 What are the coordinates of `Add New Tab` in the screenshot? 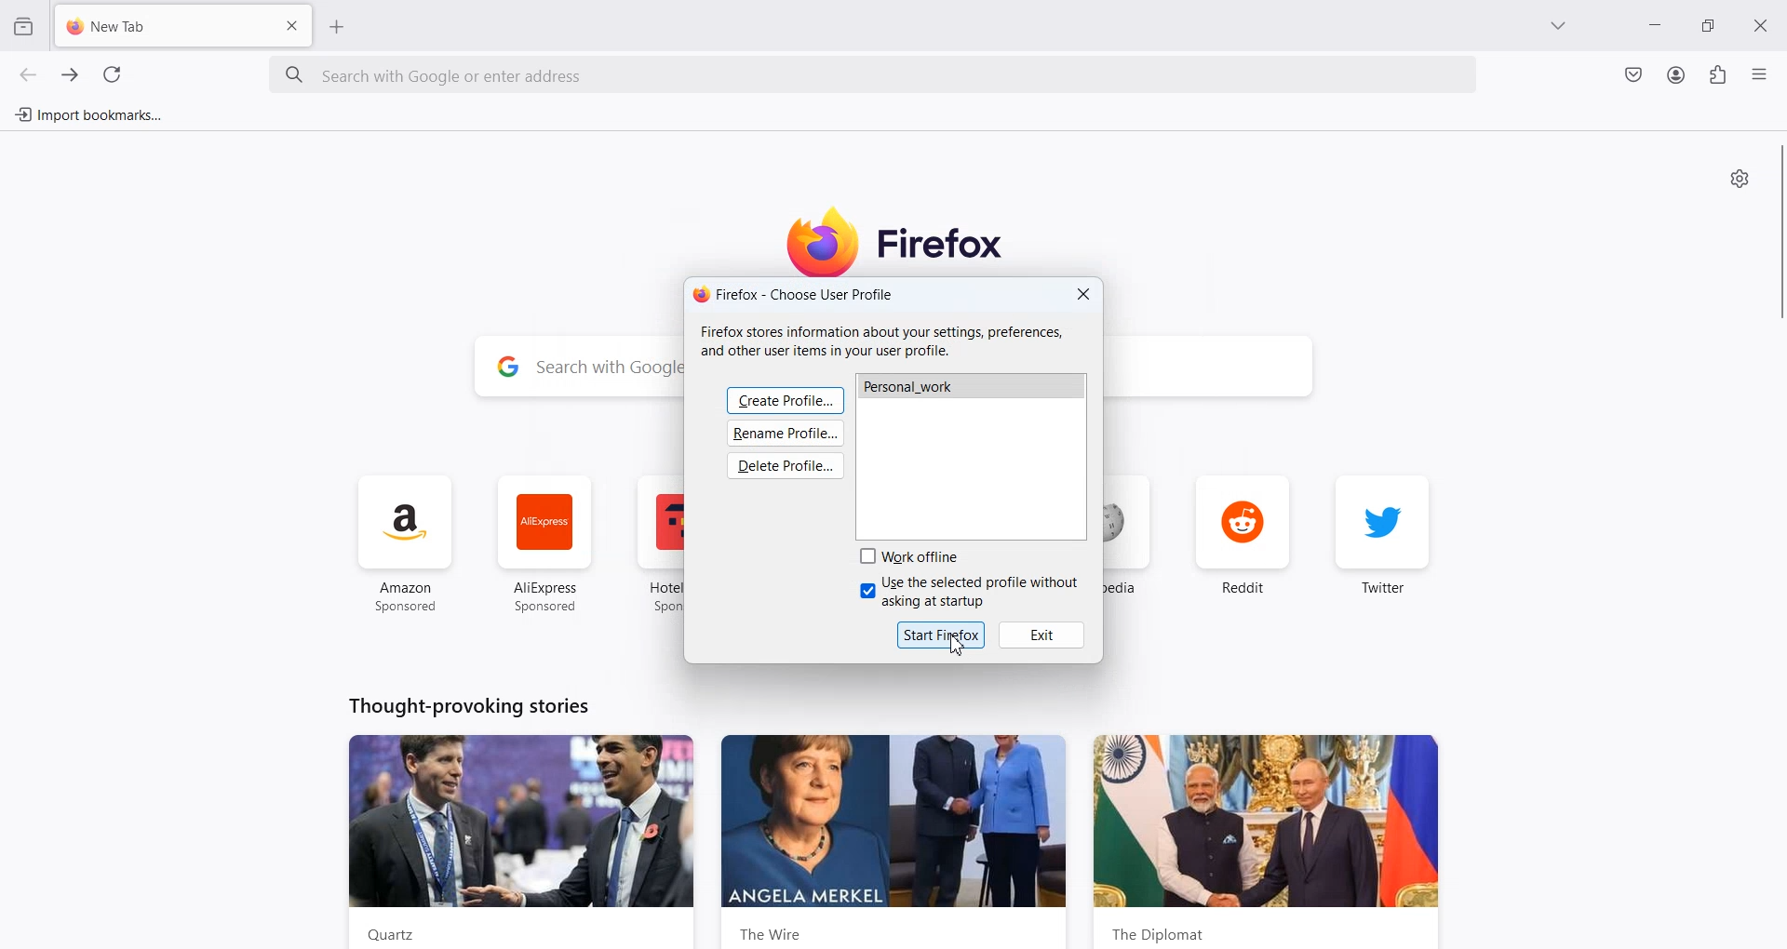 It's located at (338, 26).